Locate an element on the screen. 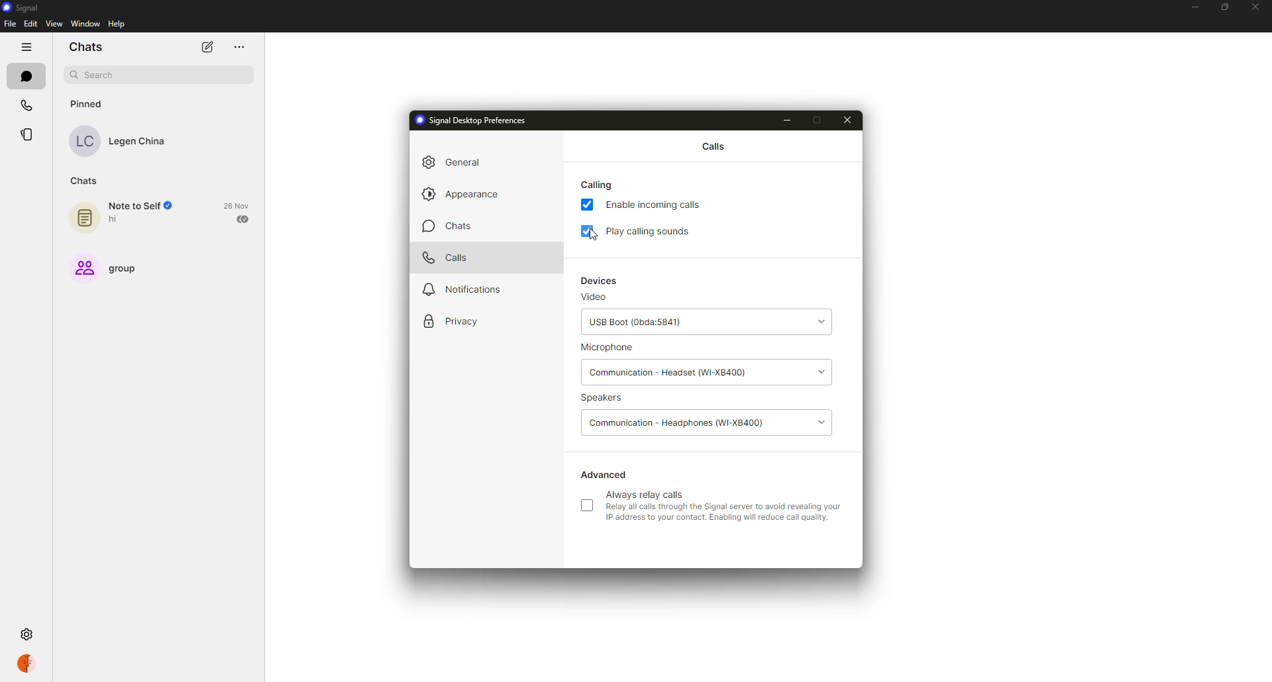  note is located at coordinates (85, 215).